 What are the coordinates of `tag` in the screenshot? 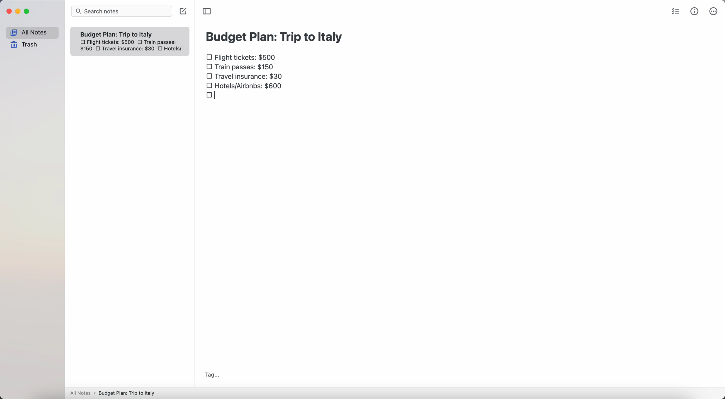 It's located at (212, 375).